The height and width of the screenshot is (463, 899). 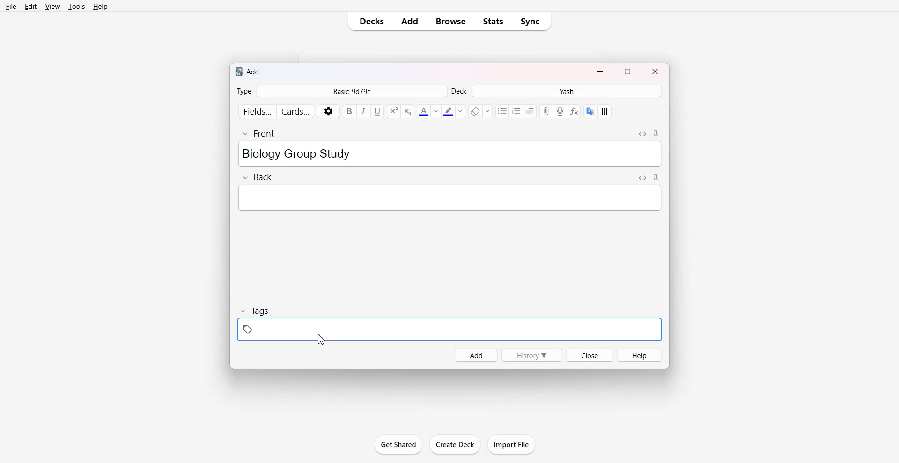 What do you see at coordinates (502, 111) in the screenshot?
I see `Unorder list` at bounding box center [502, 111].